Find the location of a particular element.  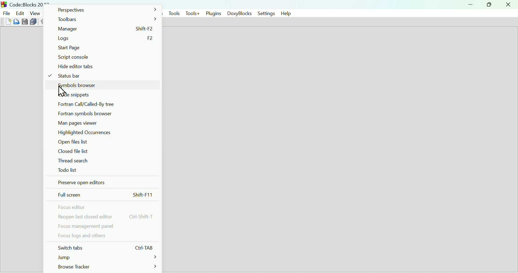

Plugins is located at coordinates (213, 13).